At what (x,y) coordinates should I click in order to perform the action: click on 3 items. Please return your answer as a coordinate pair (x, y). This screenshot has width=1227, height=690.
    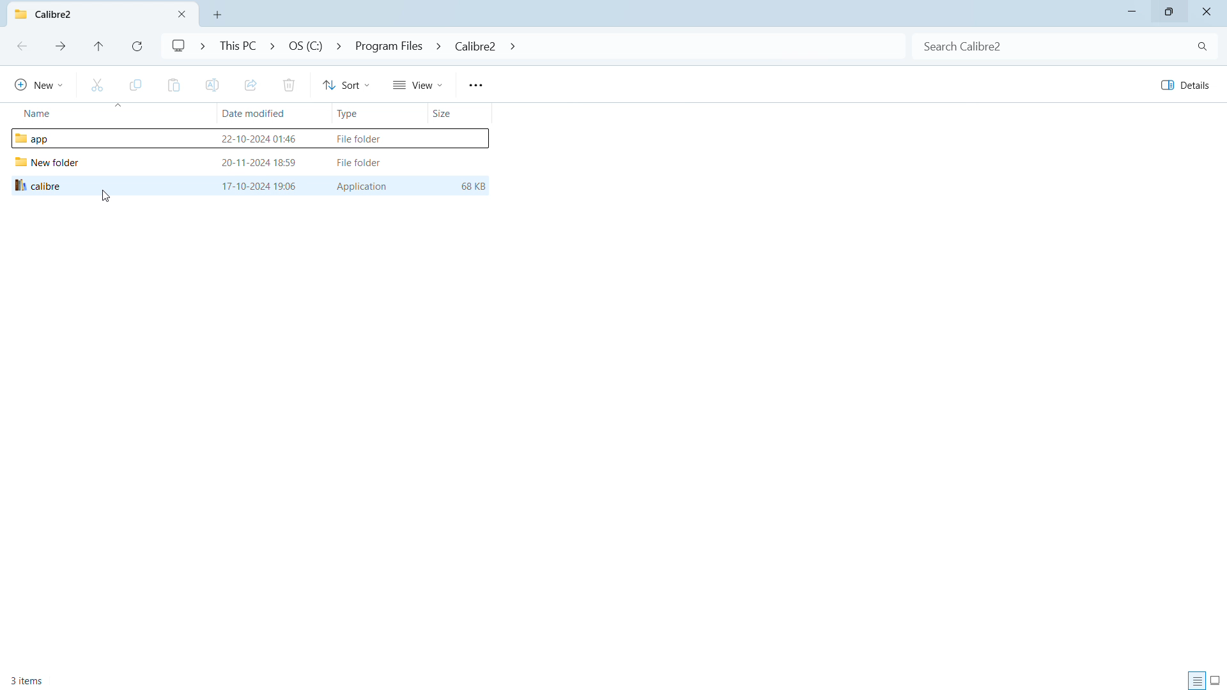
    Looking at the image, I should click on (29, 682).